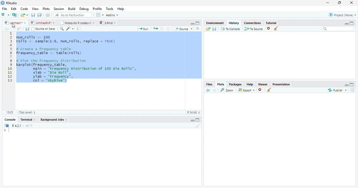  I want to click on T0 Console, so click(230, 28).